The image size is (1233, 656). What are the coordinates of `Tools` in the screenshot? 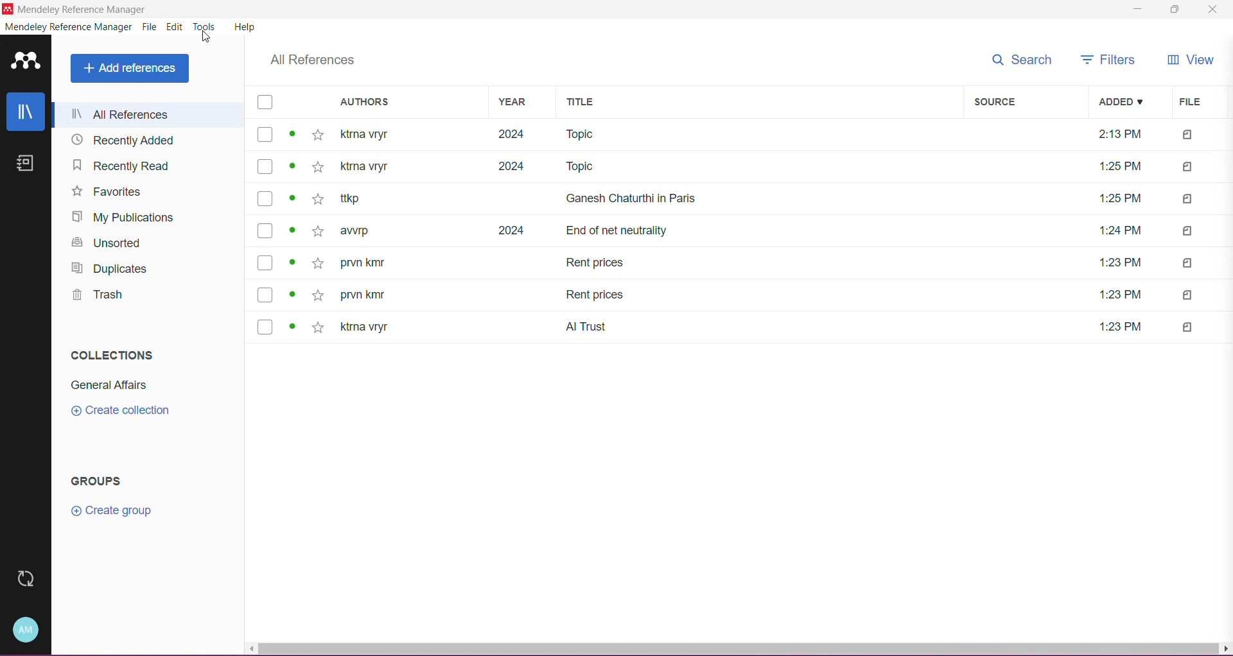 It's located at (205, 26).